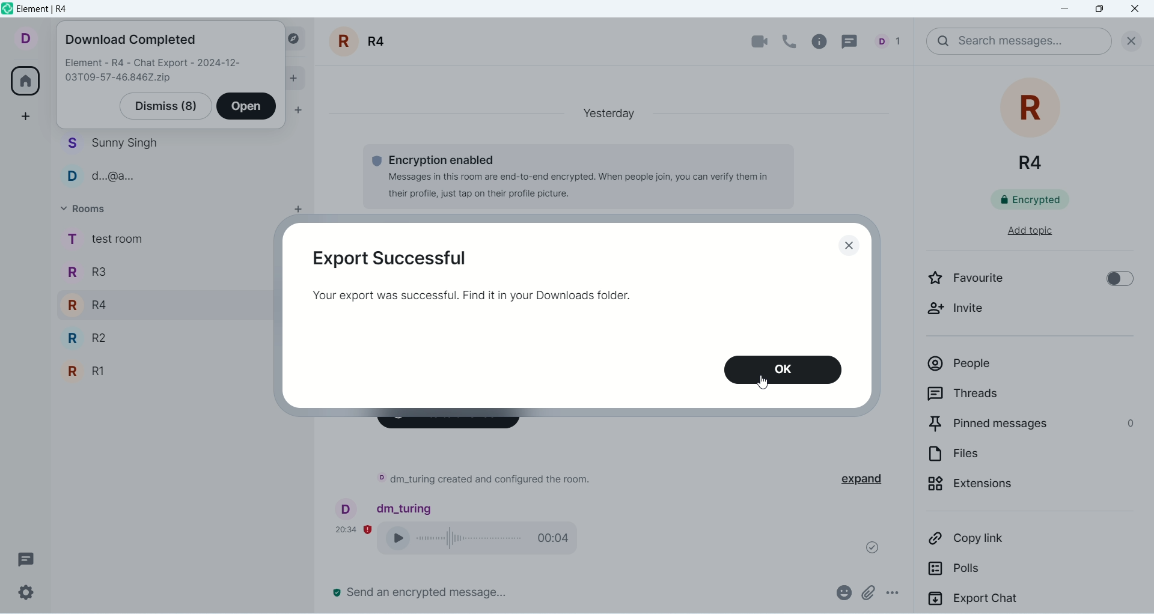 The width and height of the screenshot is (1154, 614). I want to click on video call, so click(753, 42).